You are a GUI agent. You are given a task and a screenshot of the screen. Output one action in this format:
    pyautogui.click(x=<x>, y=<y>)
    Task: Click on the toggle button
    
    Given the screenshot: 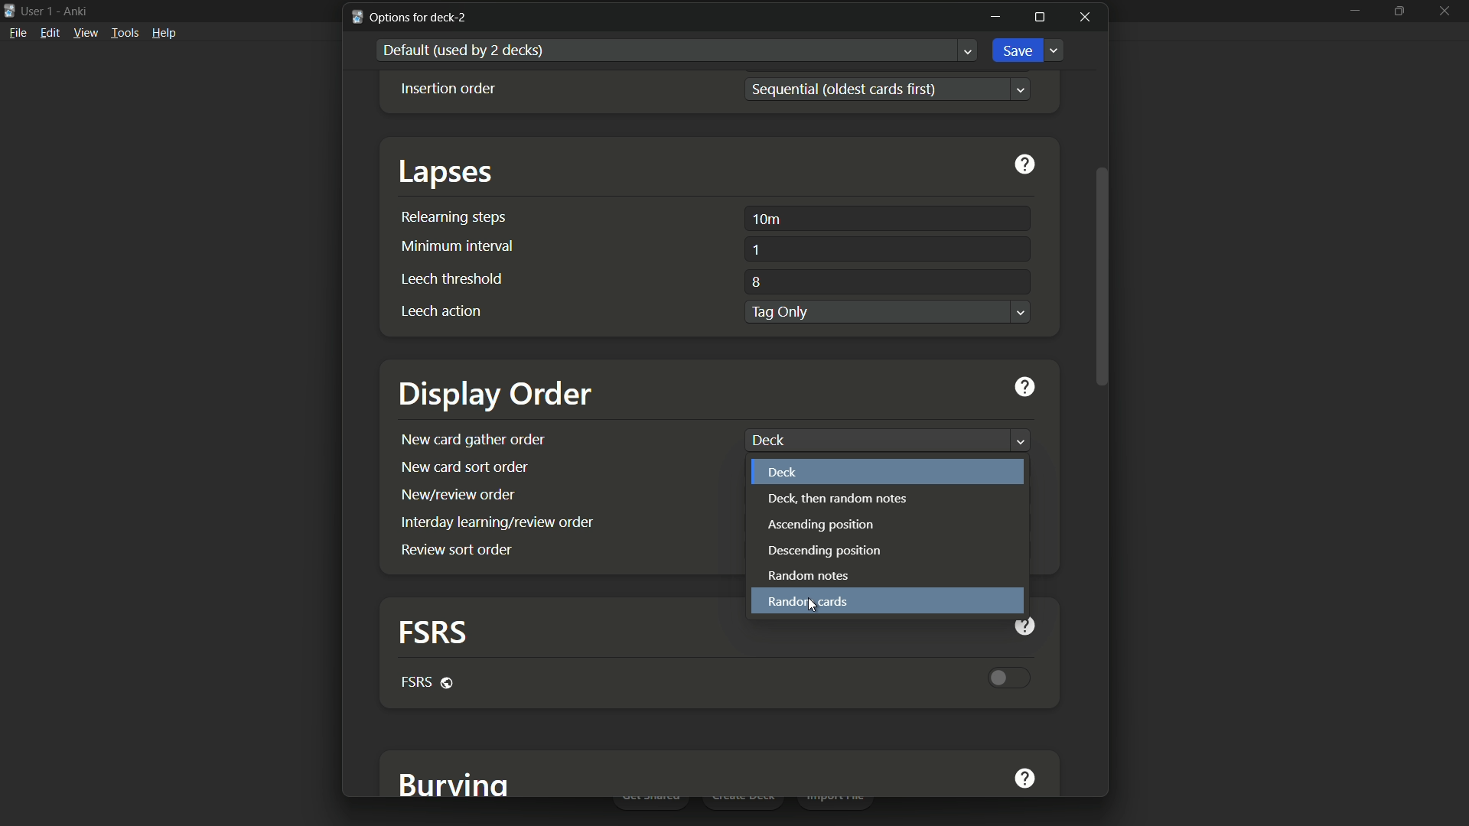 What is the action you would take?
    pyautogui.click(x=1012, y=677)
    